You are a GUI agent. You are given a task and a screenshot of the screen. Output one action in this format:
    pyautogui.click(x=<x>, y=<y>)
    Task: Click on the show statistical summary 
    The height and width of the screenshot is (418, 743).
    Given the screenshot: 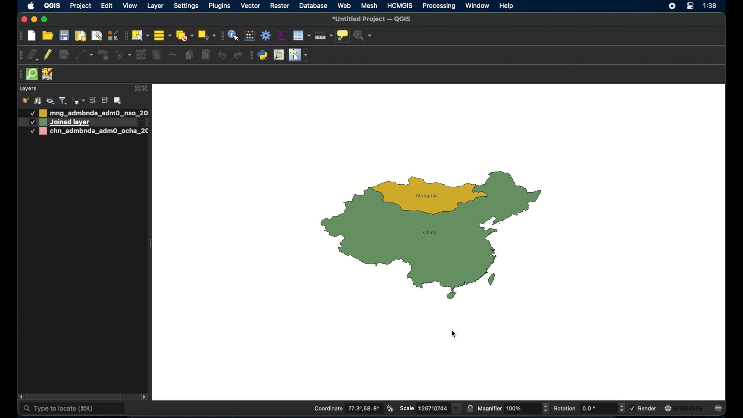 What is the action you would take?
    pyautogui.click(x=283, y=35)
    